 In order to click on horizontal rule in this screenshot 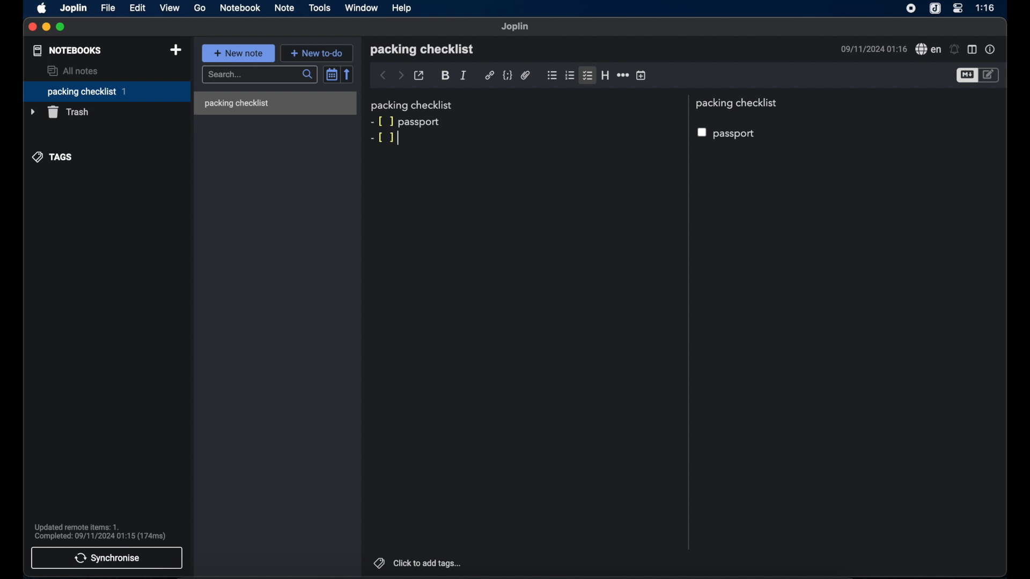, I will do `click(622, 76)`.